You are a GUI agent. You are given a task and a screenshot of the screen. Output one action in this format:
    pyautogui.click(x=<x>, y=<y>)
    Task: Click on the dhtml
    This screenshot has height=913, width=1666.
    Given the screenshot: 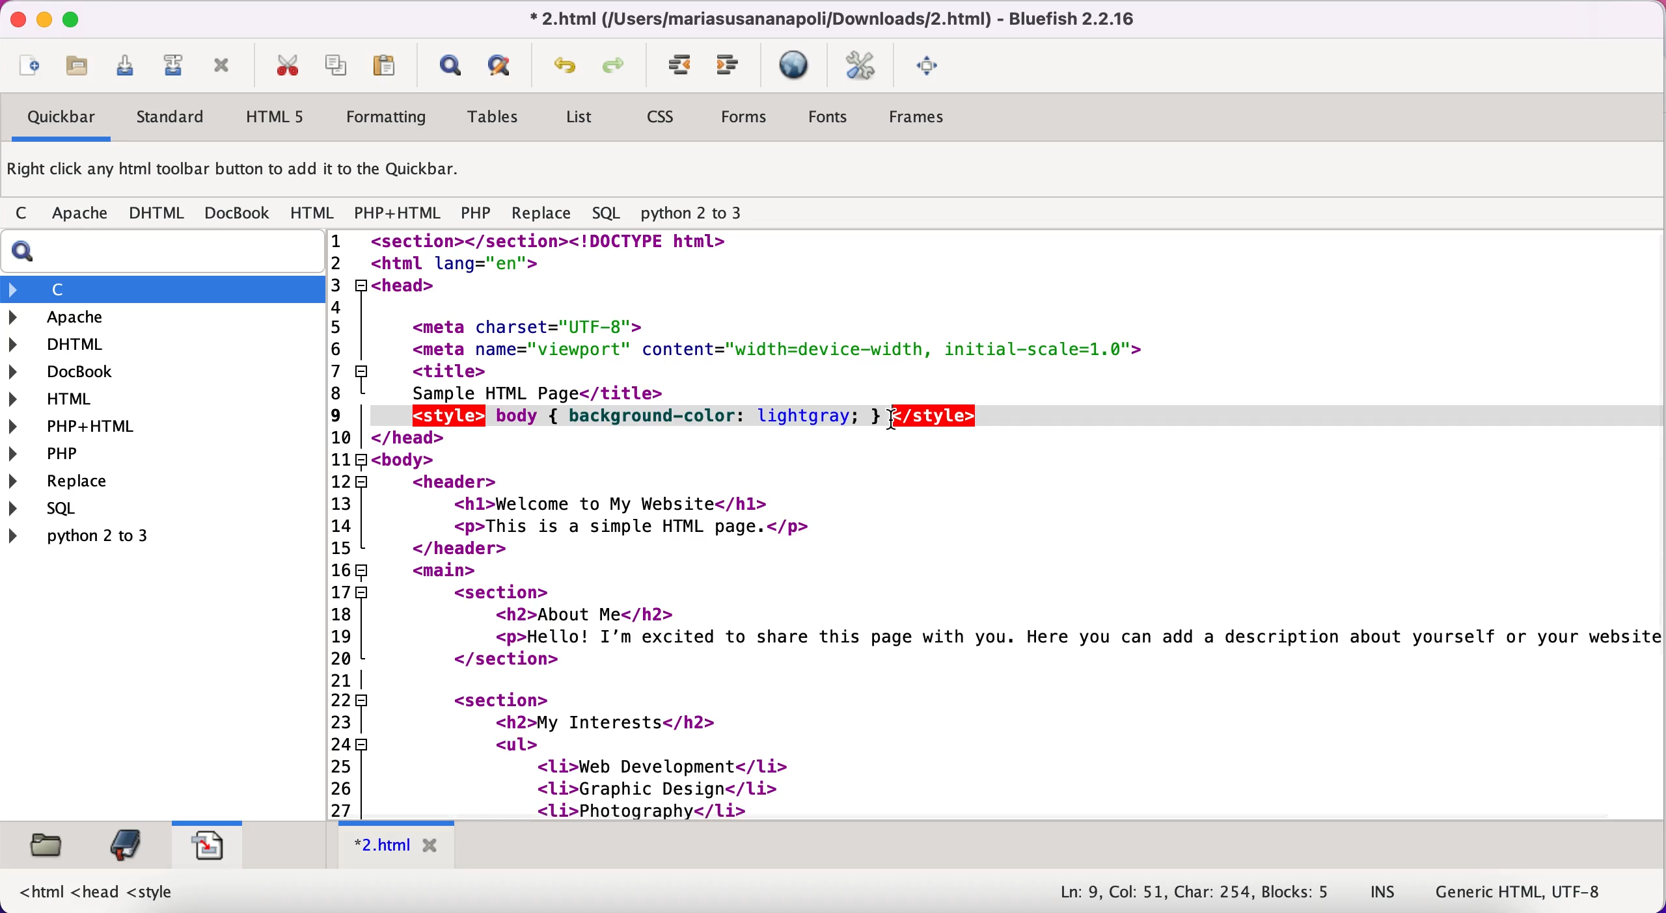 What is the action you would take?
    pyautogui.click(x=157, y=214)
    